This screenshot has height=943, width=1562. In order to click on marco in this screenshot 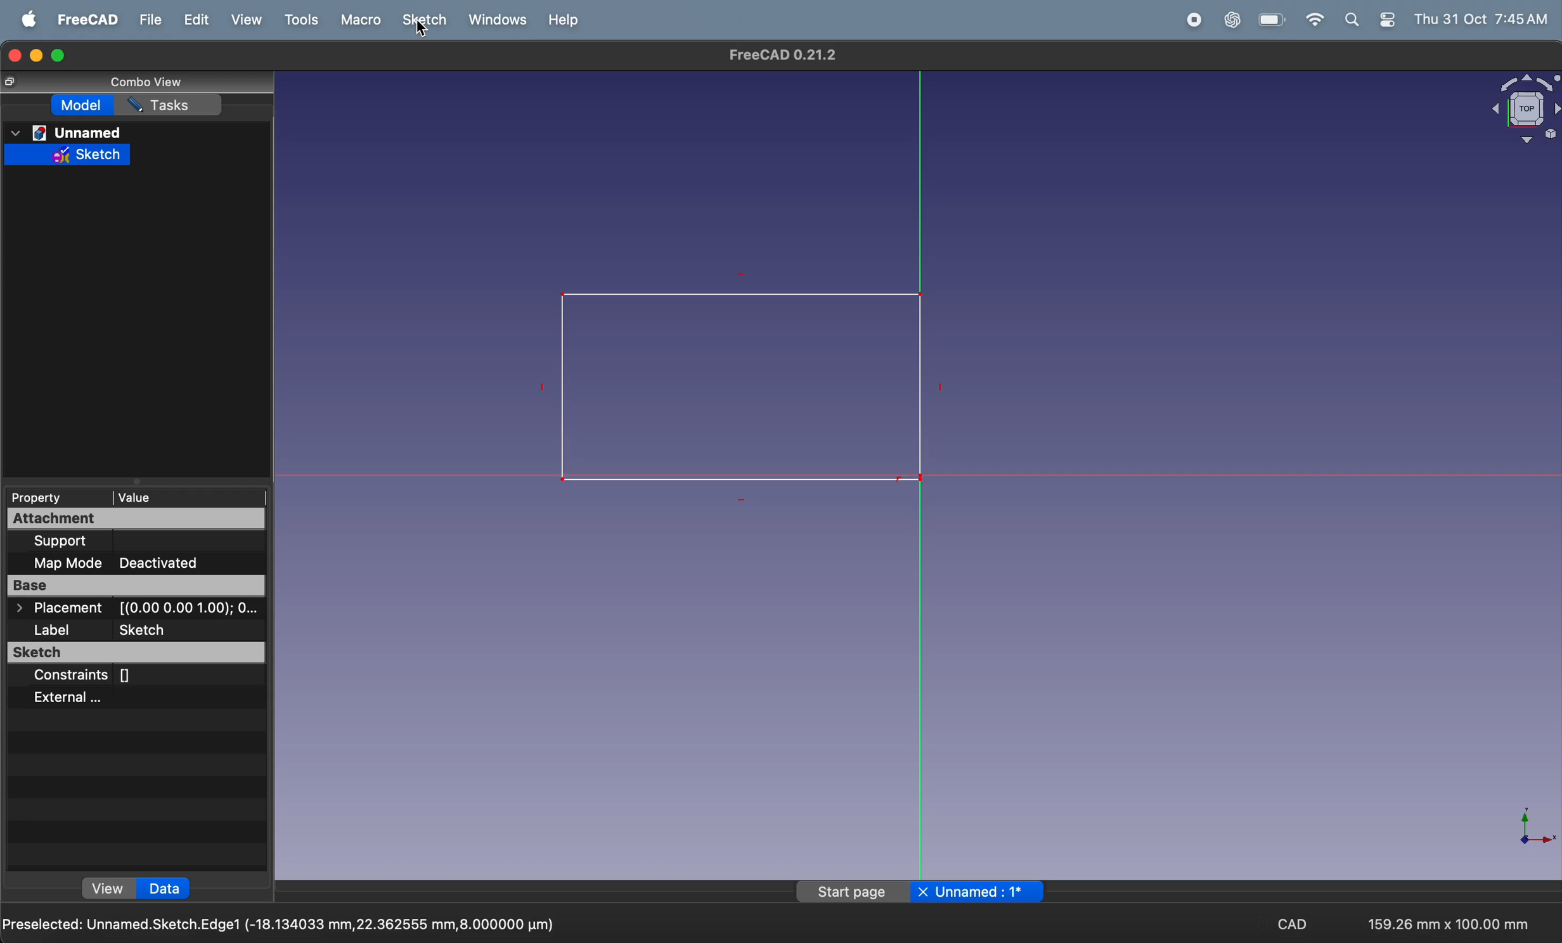, I will do `click(357, 22)`.